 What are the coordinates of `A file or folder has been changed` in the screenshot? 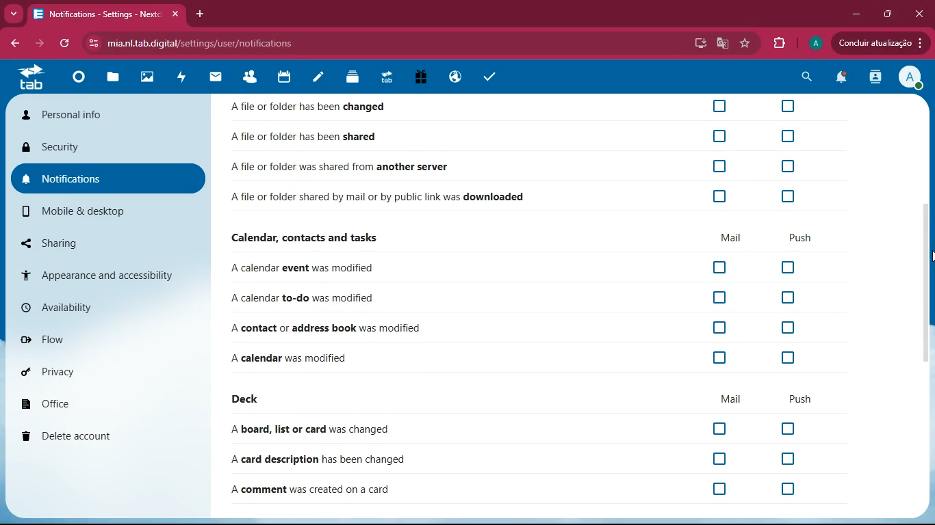 It's located at (357, 109).